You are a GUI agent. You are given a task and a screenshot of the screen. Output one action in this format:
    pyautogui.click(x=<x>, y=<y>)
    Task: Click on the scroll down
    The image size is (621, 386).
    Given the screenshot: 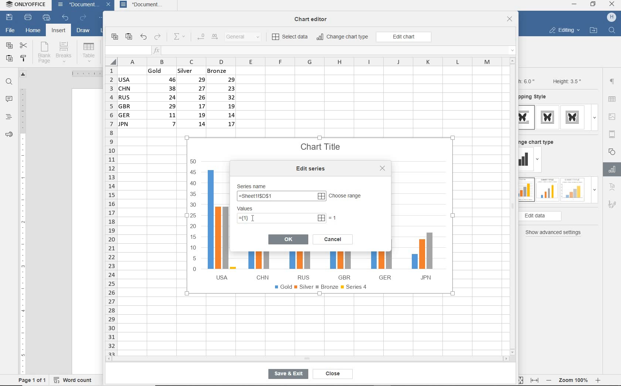 What is the action you would take?
    pyautogui.click(x=513, y=352)
    